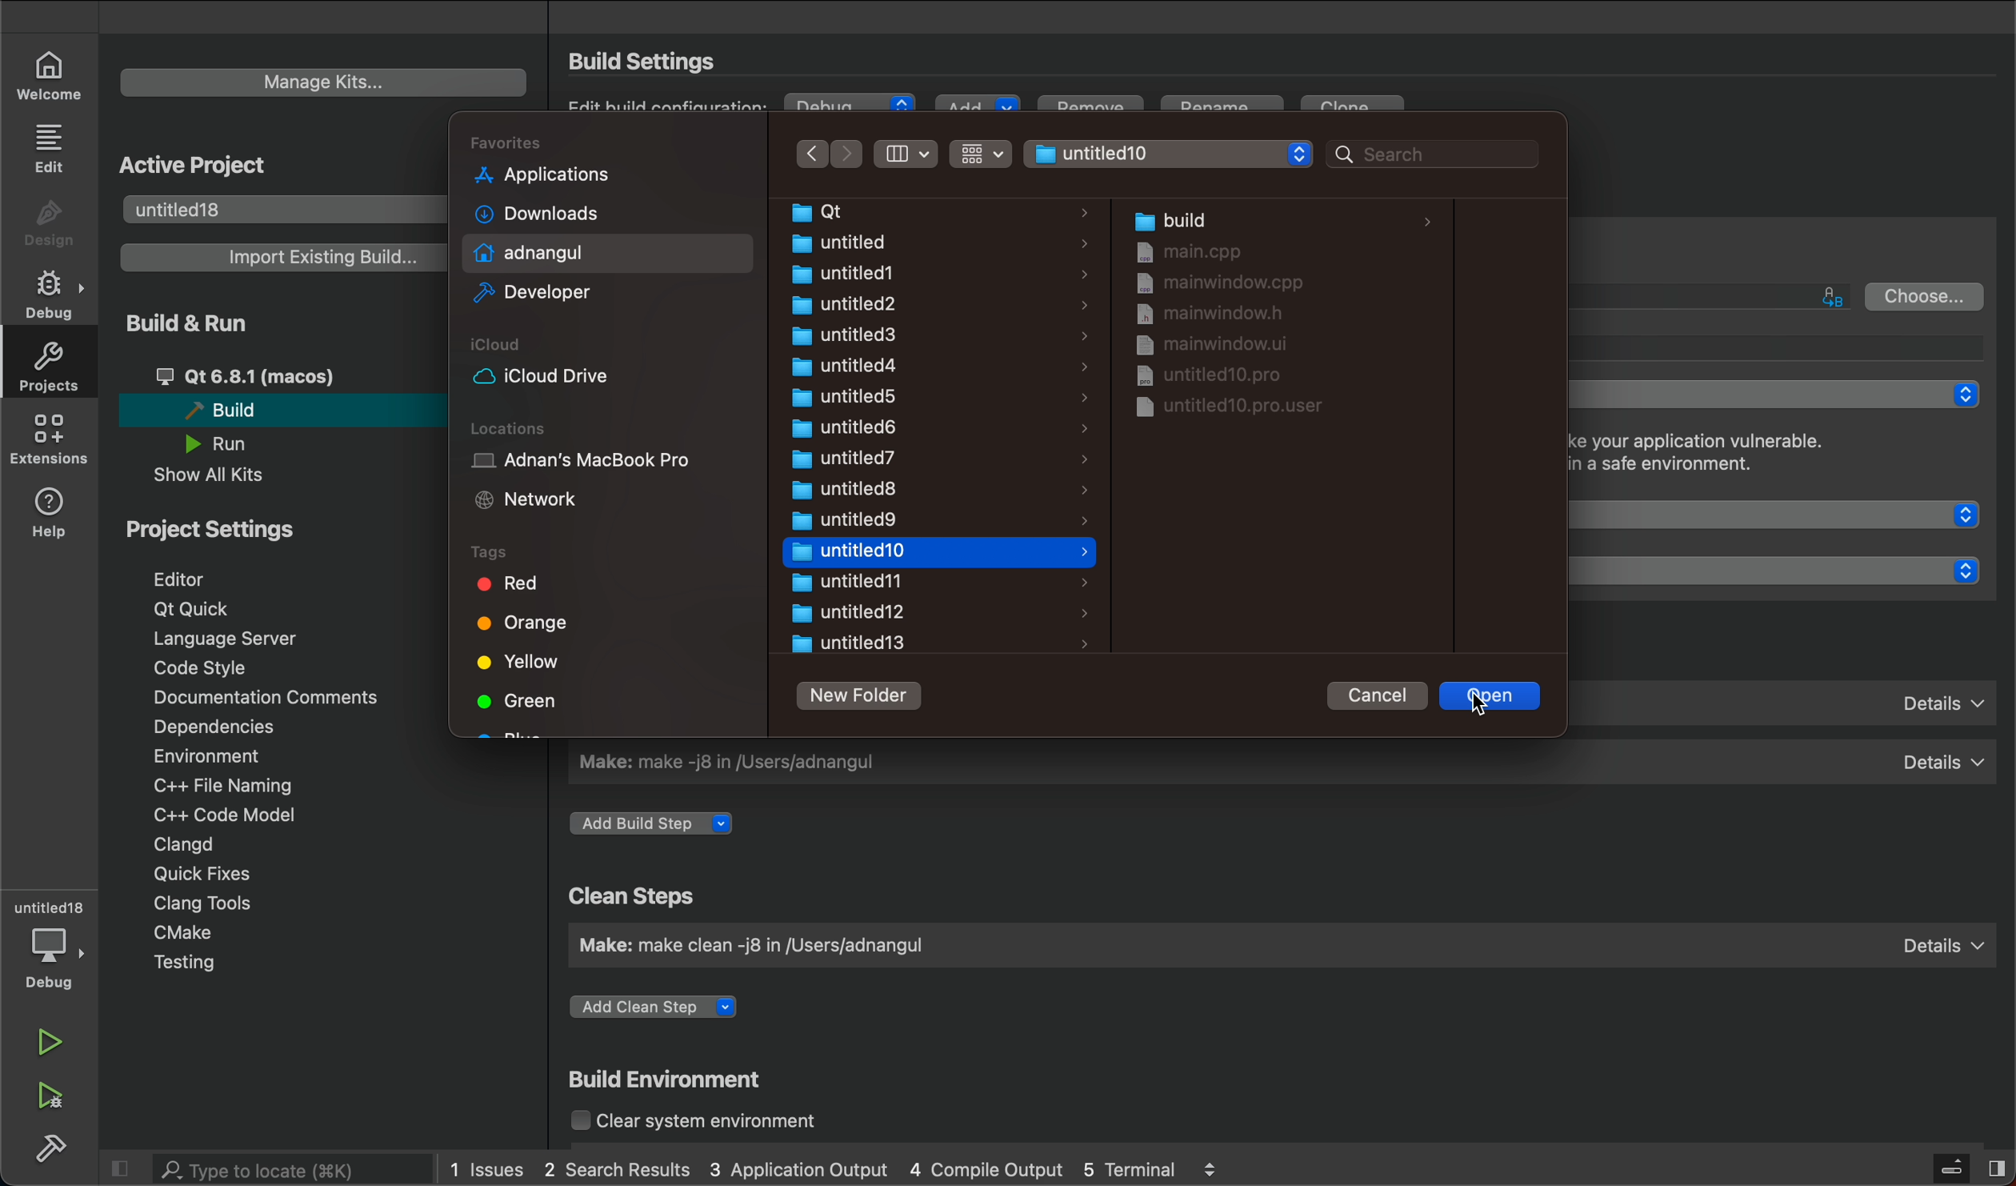  I want to click on search bar, so click(273, 1169).